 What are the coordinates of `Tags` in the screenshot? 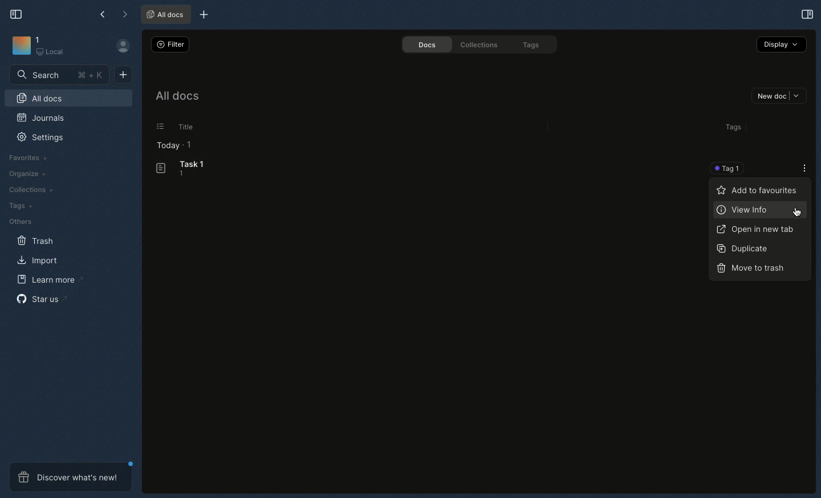 It's located at (734, 128).